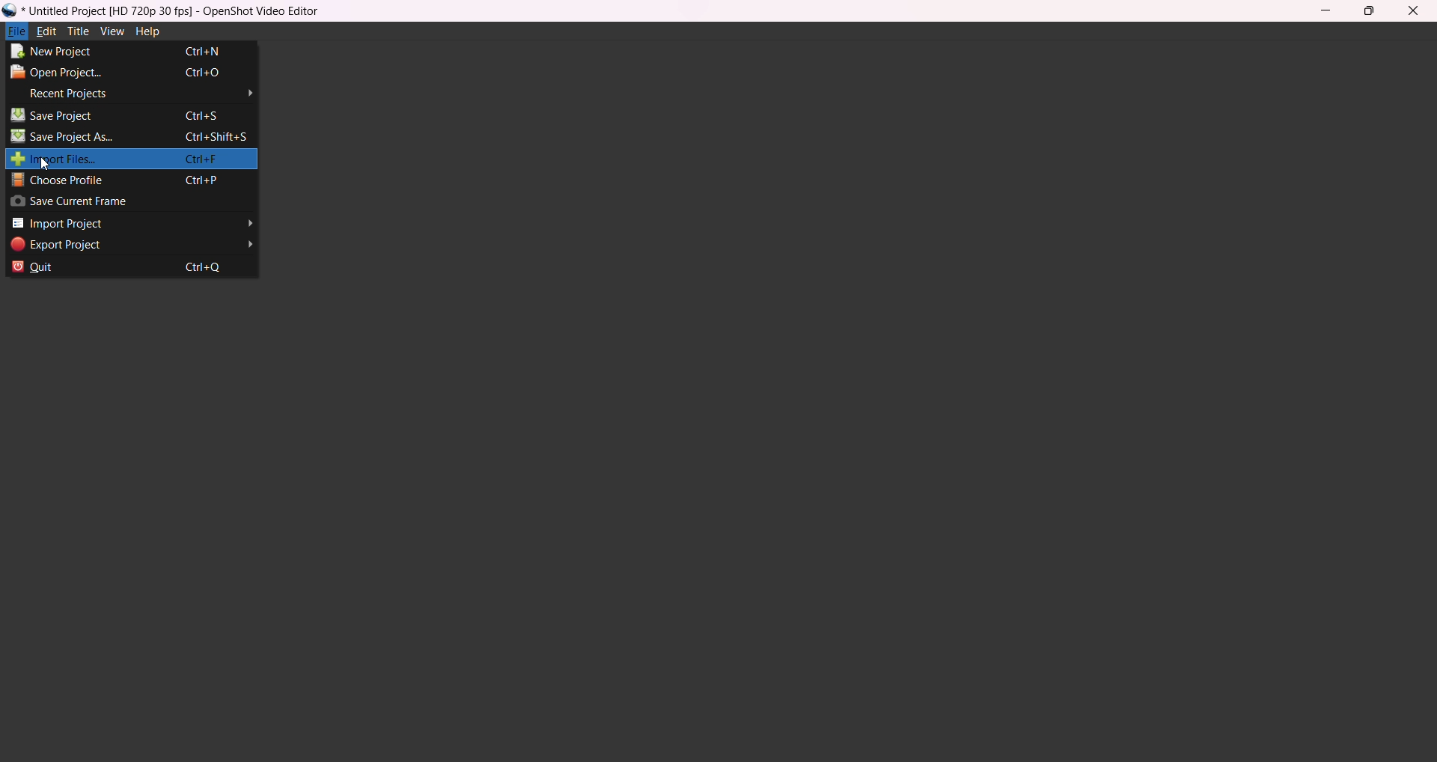 Image resolution: width=1437 pixels, height=762 pixels. Describe the element at coordinates (45, 32) in the screenshot. I see `edit` at that location.